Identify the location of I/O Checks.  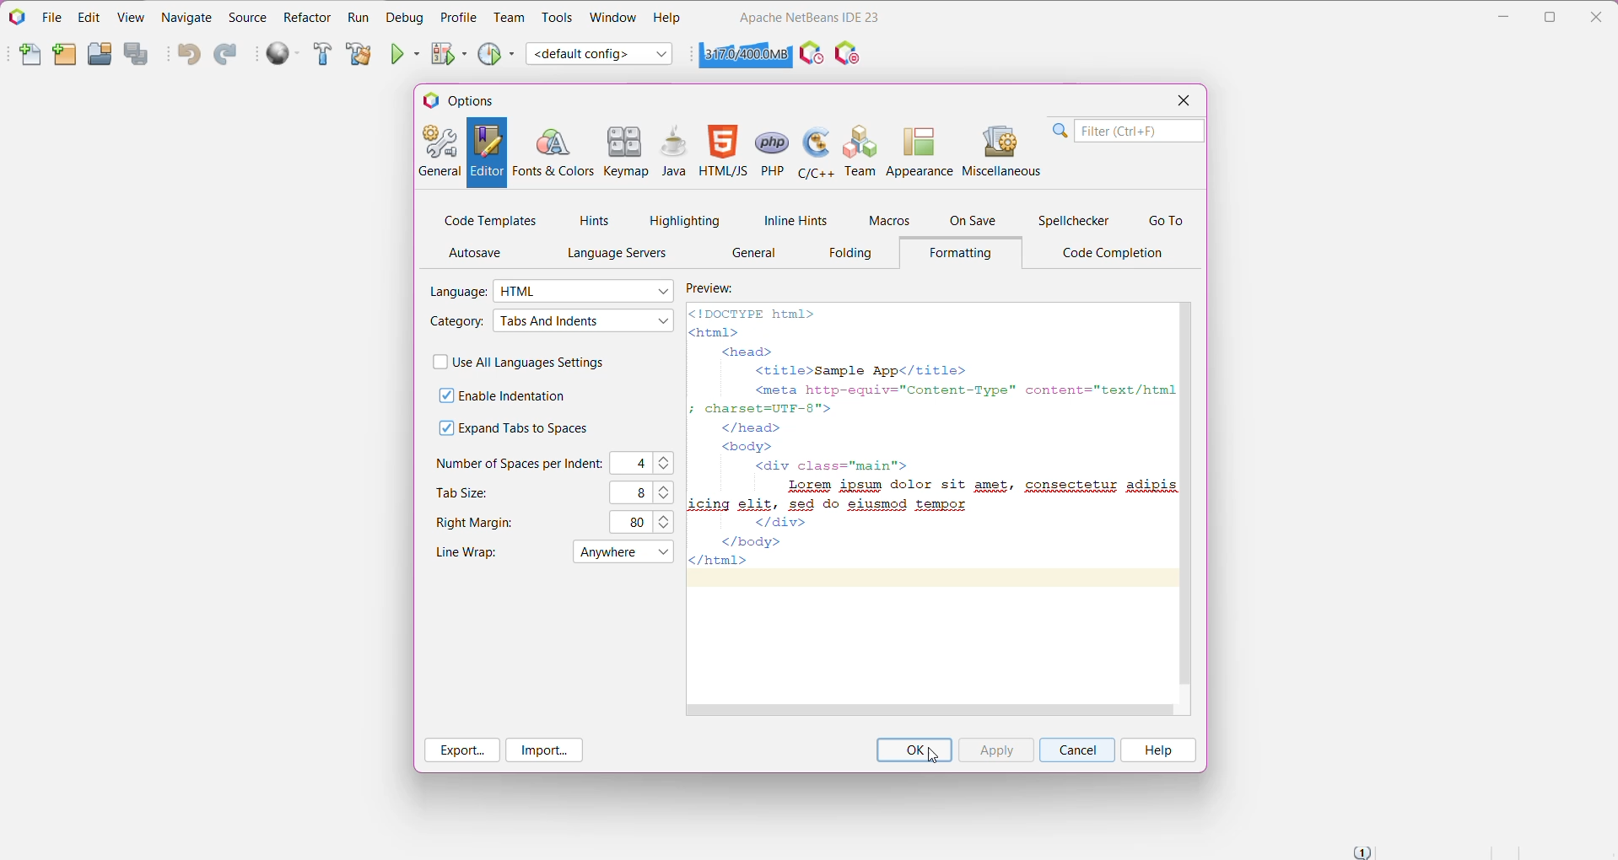
(849, 52).